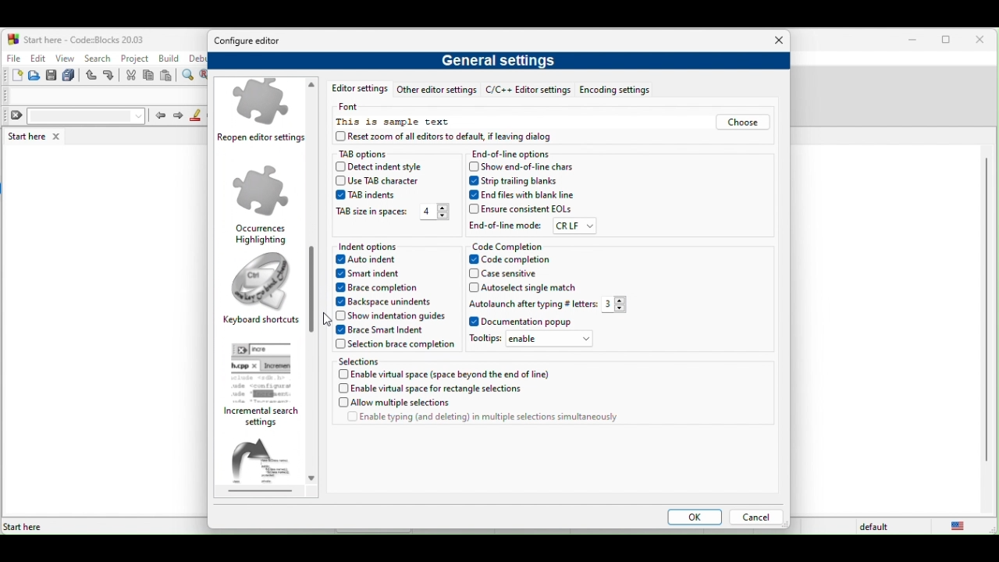 The image size is (999, 562). What do you see at coordinates (328, 316) in the screenshot?
I see `cursor` at bounding box center [328, 316].